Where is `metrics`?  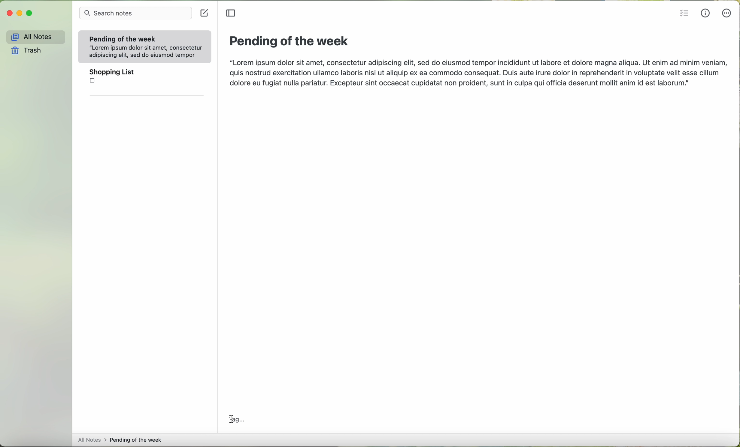
metrics is located at coordinates (706, 14).